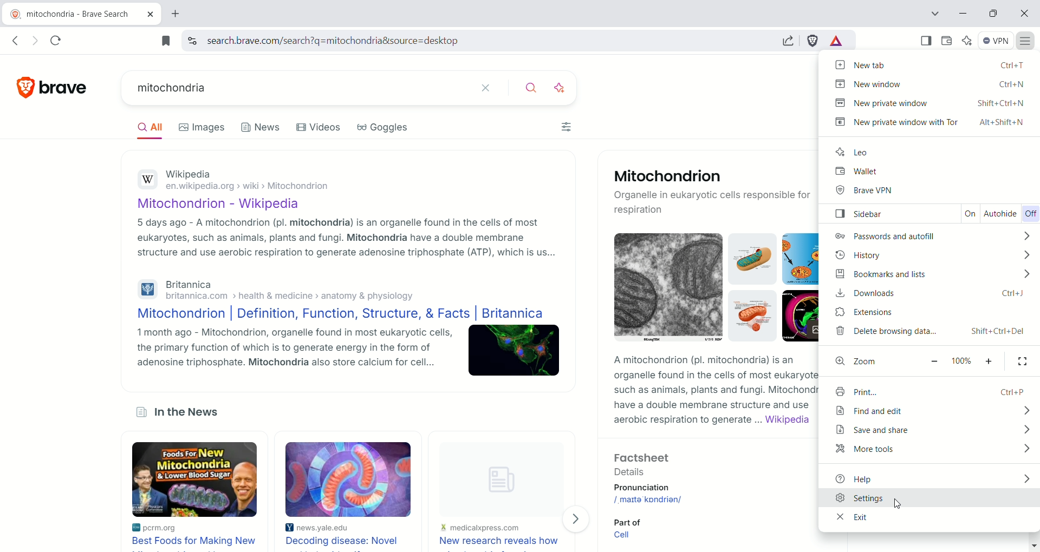 Image resolution: width=1040 pixels, height=552 pixels. What do you see at coordinates (934, 451) in the screenshot?
I see `more tools` at bounding box center [934, 451].